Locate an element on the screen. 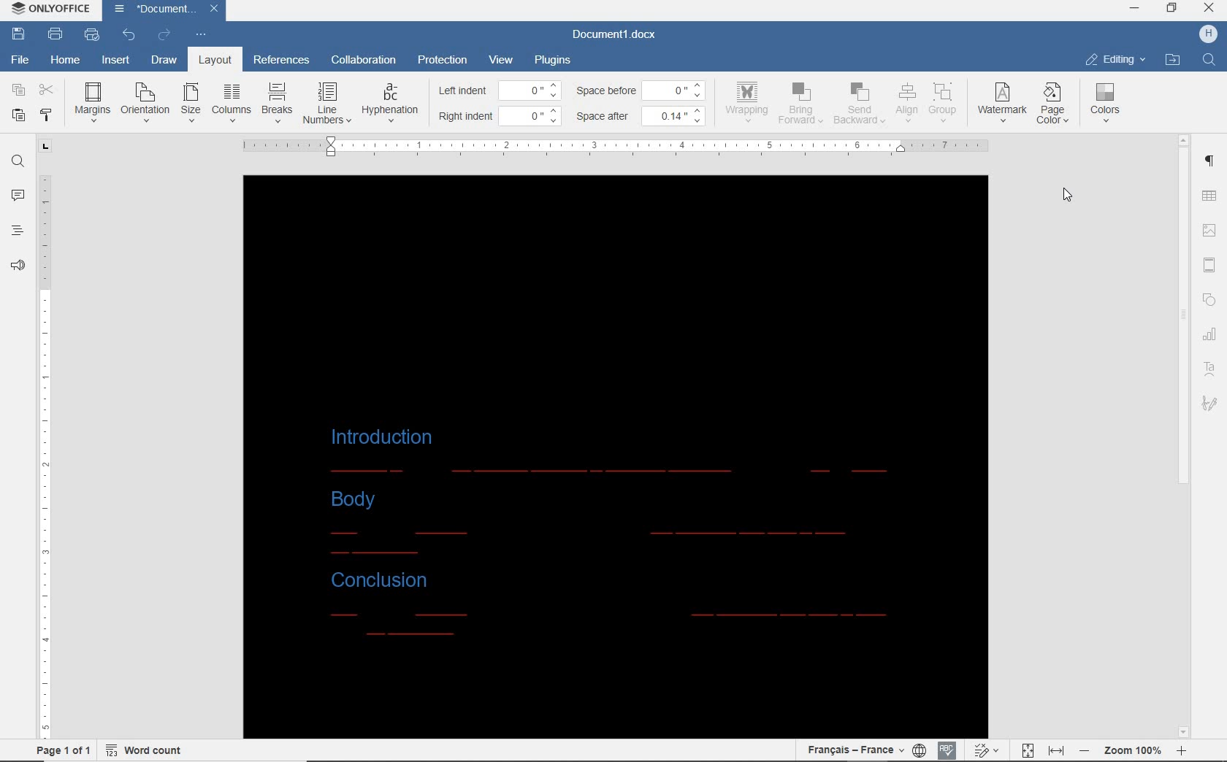 The width and height of the screenshot is (1227, 762). word count is located at coordinates (146, 750).